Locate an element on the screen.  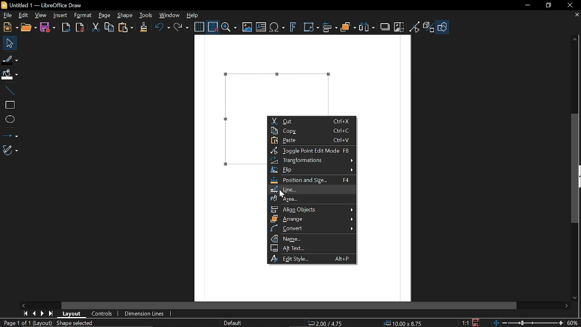
Toggle point edit mode is located at coordinates (310, 151).